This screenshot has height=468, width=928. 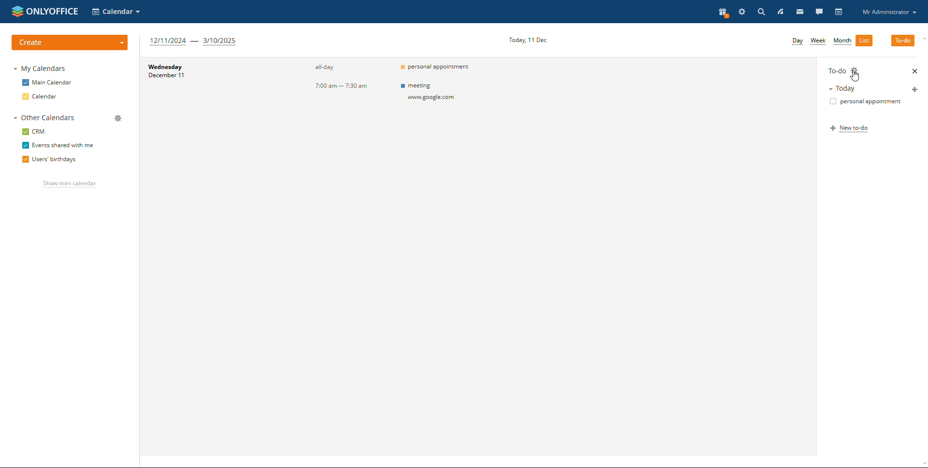 What do you see at coordinates (838, 12) in the screenshot?
I see `calendar` at bounding box center [838, 12].